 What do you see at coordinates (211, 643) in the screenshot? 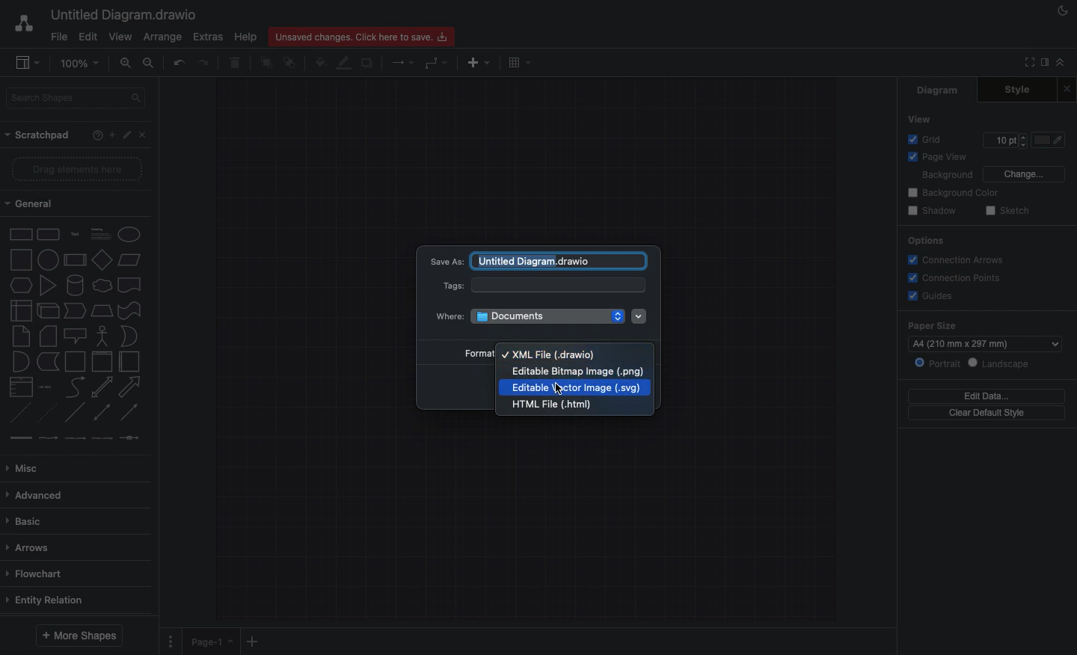
I see `Page 1` at bounding box center [211, 643].